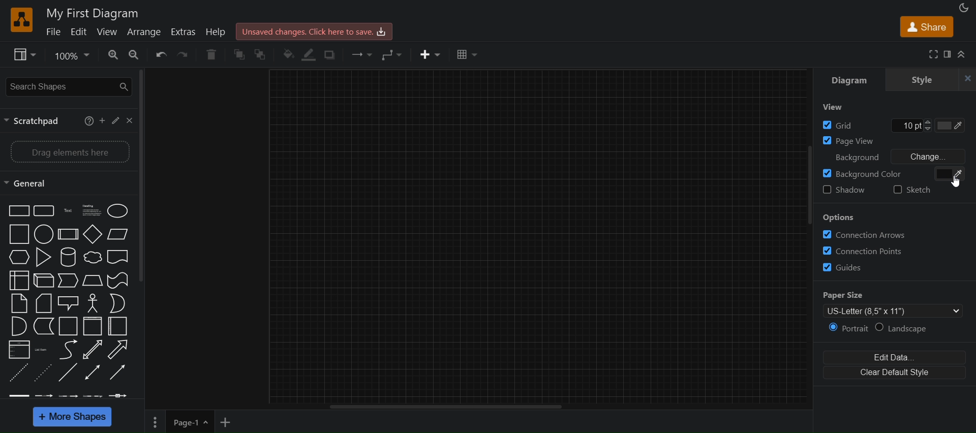  What do you see at coordinates (185, 55) in the screenshot?
I see `redo` at bounding box center [185, 55].